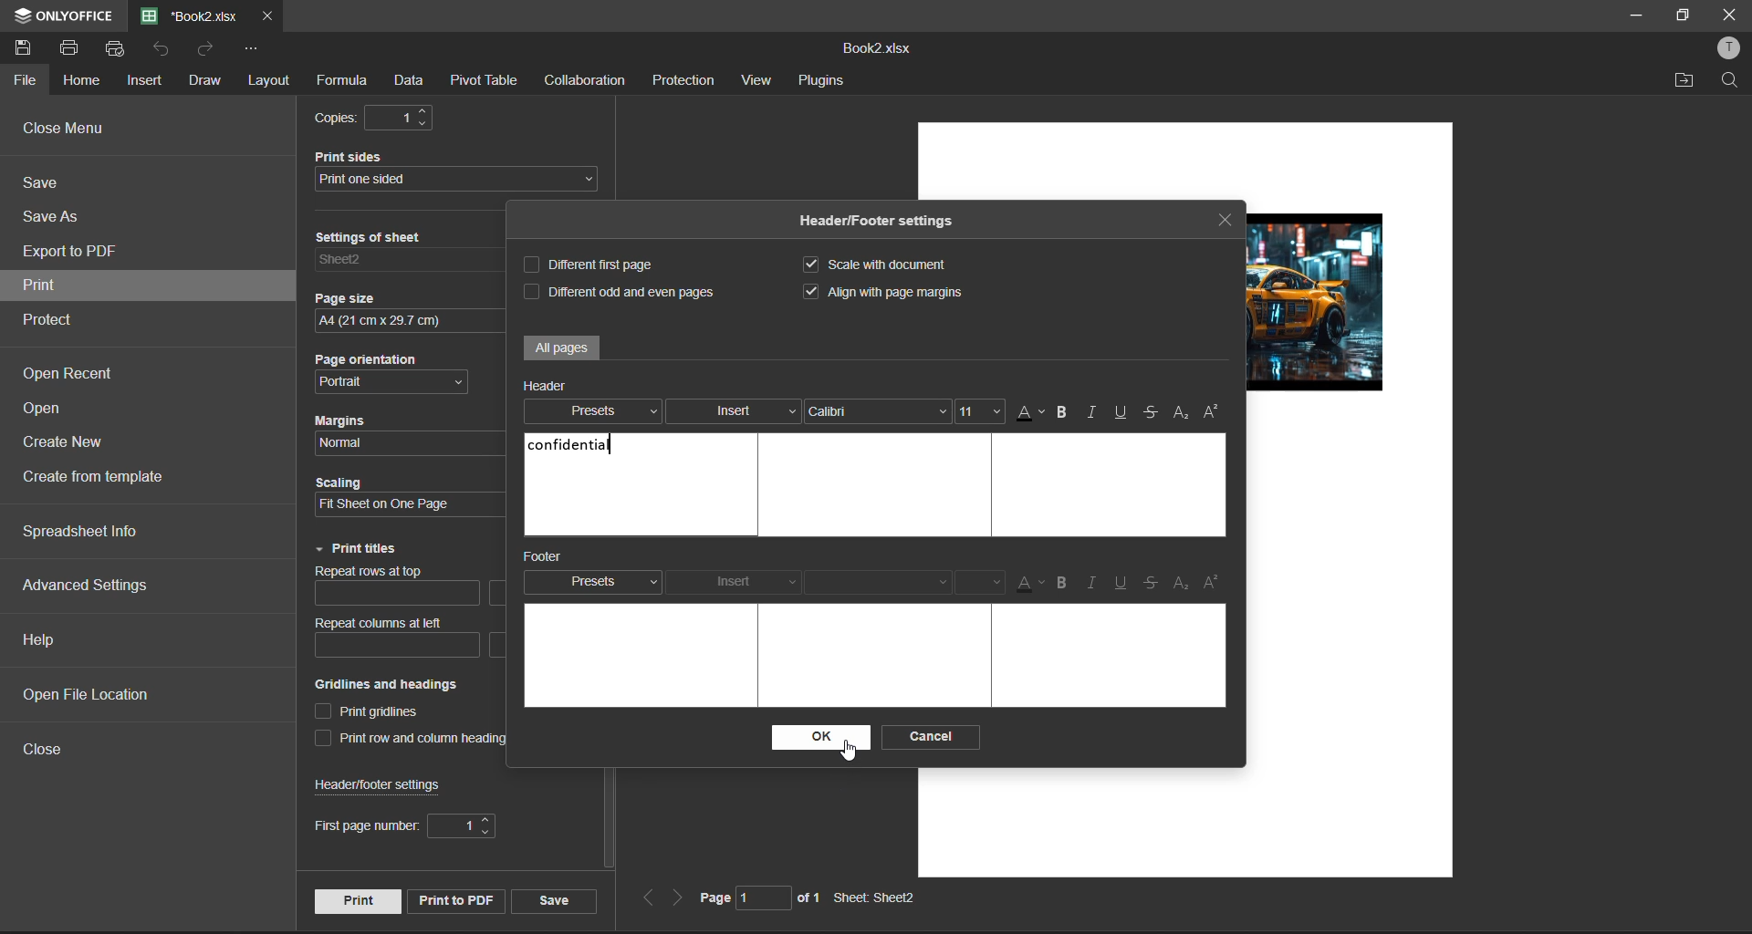 The height and width of the screenshot is (934, 1752). Describe the element at coordinates (850, 757) in the screenshot. I see `cursor` at that location.